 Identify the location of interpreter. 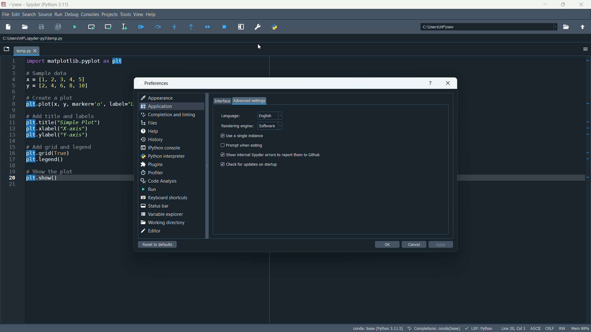
(378, 329).